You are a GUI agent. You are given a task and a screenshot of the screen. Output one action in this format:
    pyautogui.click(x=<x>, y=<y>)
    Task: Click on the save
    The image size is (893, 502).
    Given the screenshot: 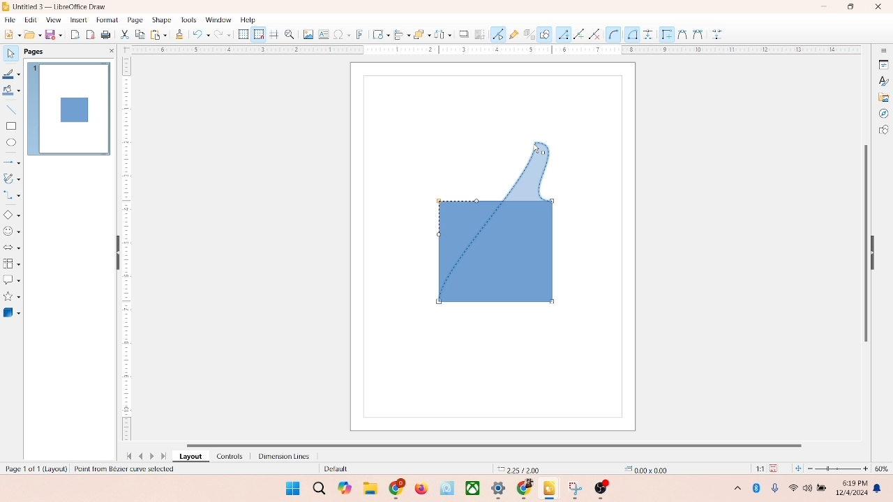 What is the action you would take?
    pyautogui.click(x=776, y=468)
    